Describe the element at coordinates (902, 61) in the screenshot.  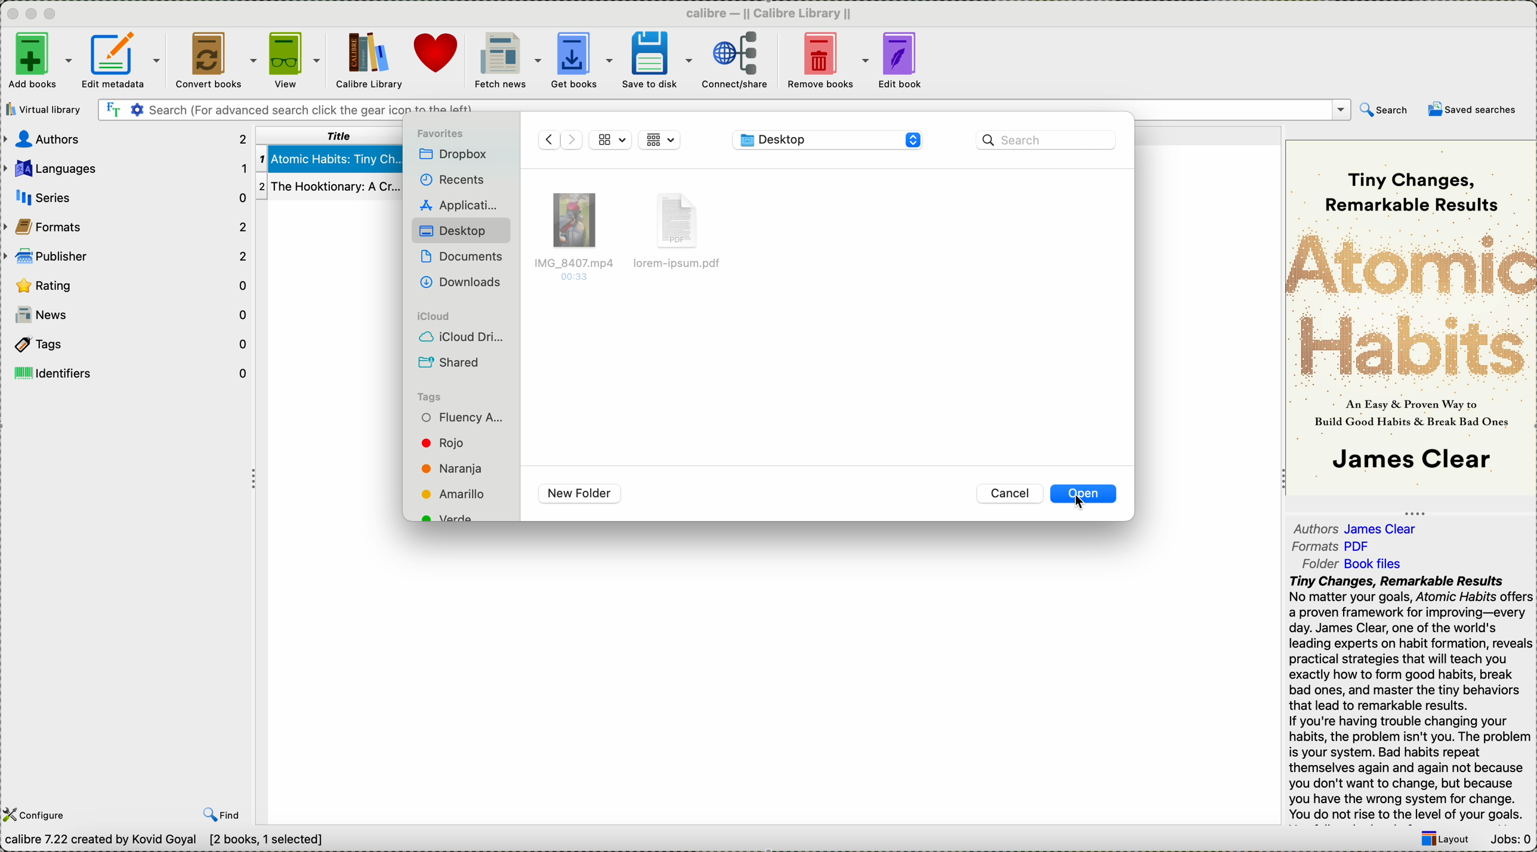
I see `edit book` at that location.